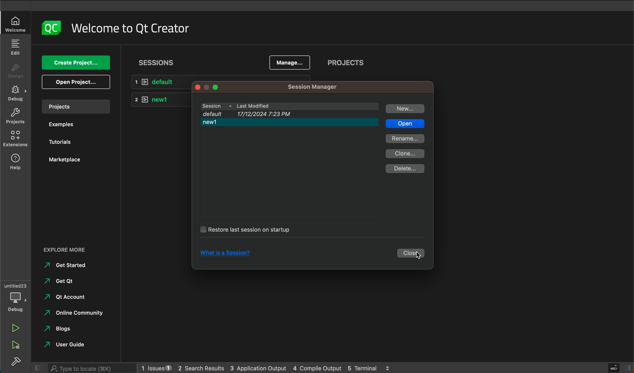  I want to click on projects, so click(346, 64).